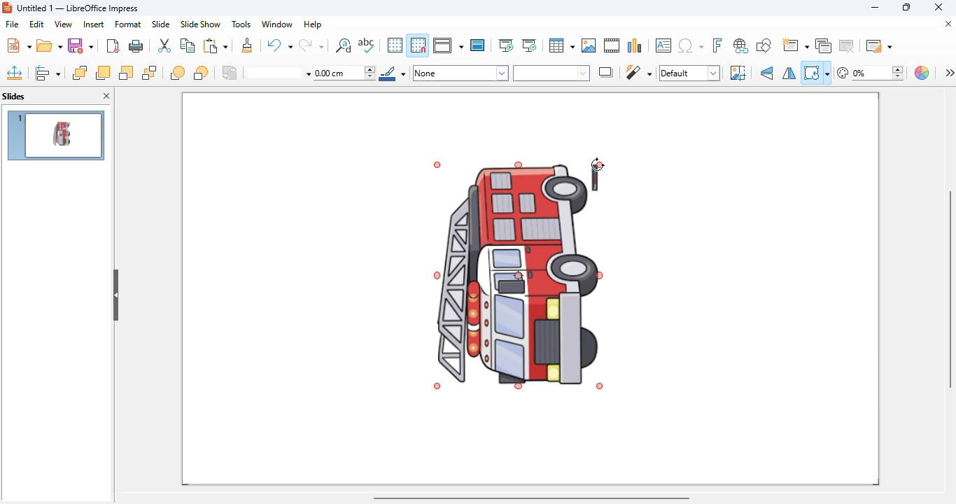 This screenshot has height=504, width=956. I want to click on reverse, so click(230, 73).